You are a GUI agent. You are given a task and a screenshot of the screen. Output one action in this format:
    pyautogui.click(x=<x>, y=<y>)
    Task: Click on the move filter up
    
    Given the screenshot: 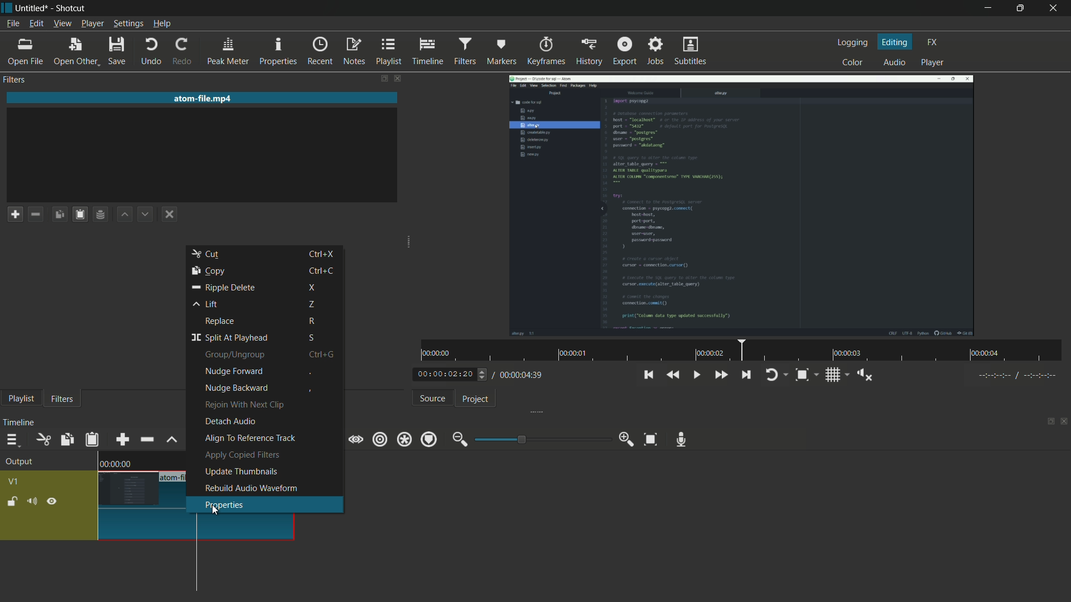 What is the action you would take?
    pyautogui.click(x=123, y=215)
    